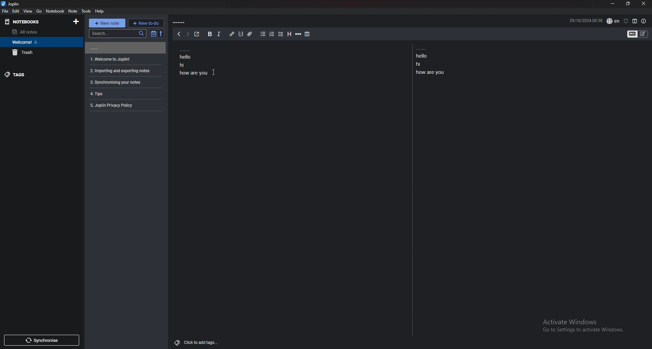 The height and width of the screenshot is (349, 652). Describe the element at coordinates (644, 21) in the screenshot. I see `note properties` at that location.